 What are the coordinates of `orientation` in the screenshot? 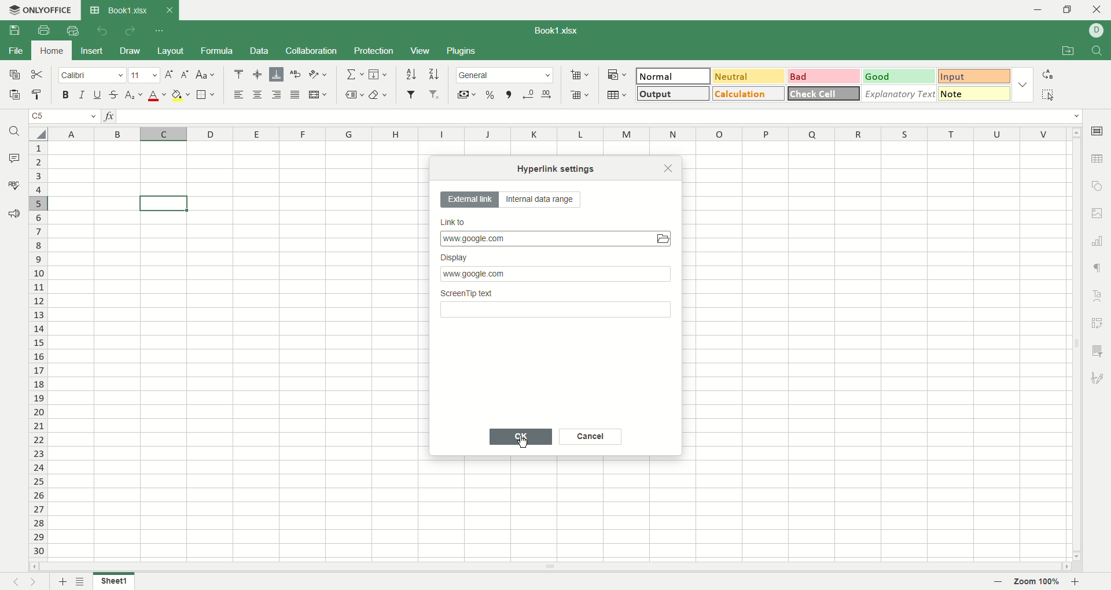 It's located at (318, 75).